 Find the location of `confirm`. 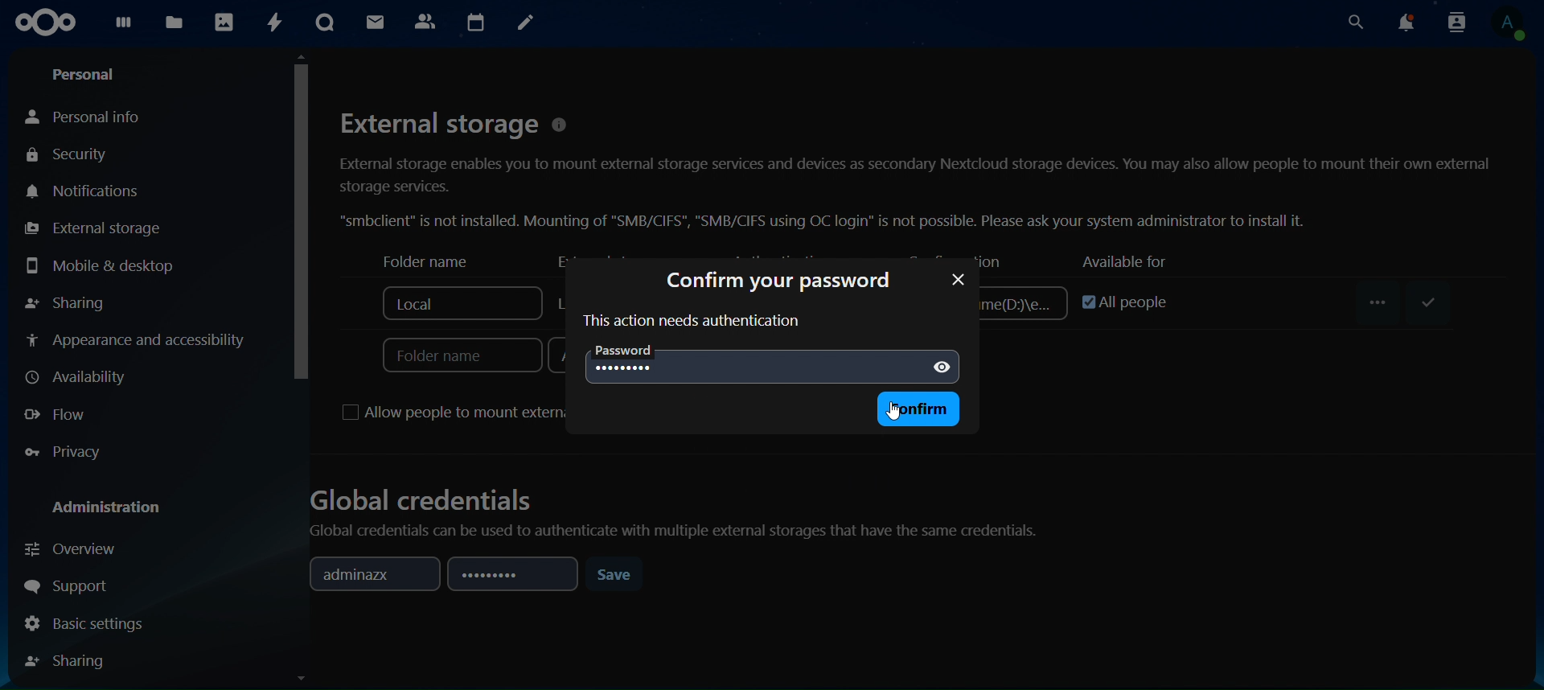

confirm is located at coordinates (916, 409).